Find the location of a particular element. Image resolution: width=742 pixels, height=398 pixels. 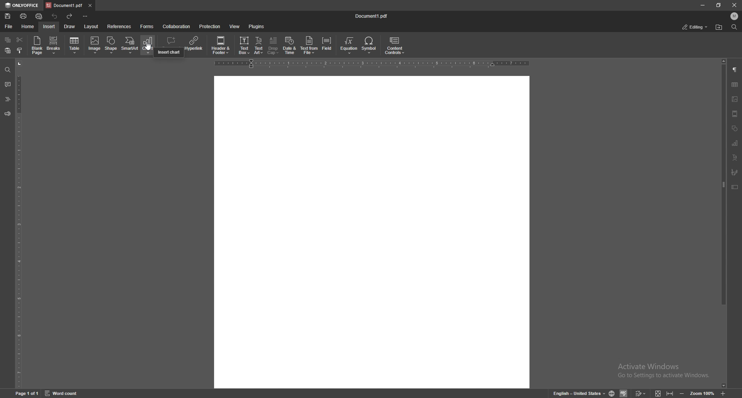

content controls is located at coordinates (396, 45).